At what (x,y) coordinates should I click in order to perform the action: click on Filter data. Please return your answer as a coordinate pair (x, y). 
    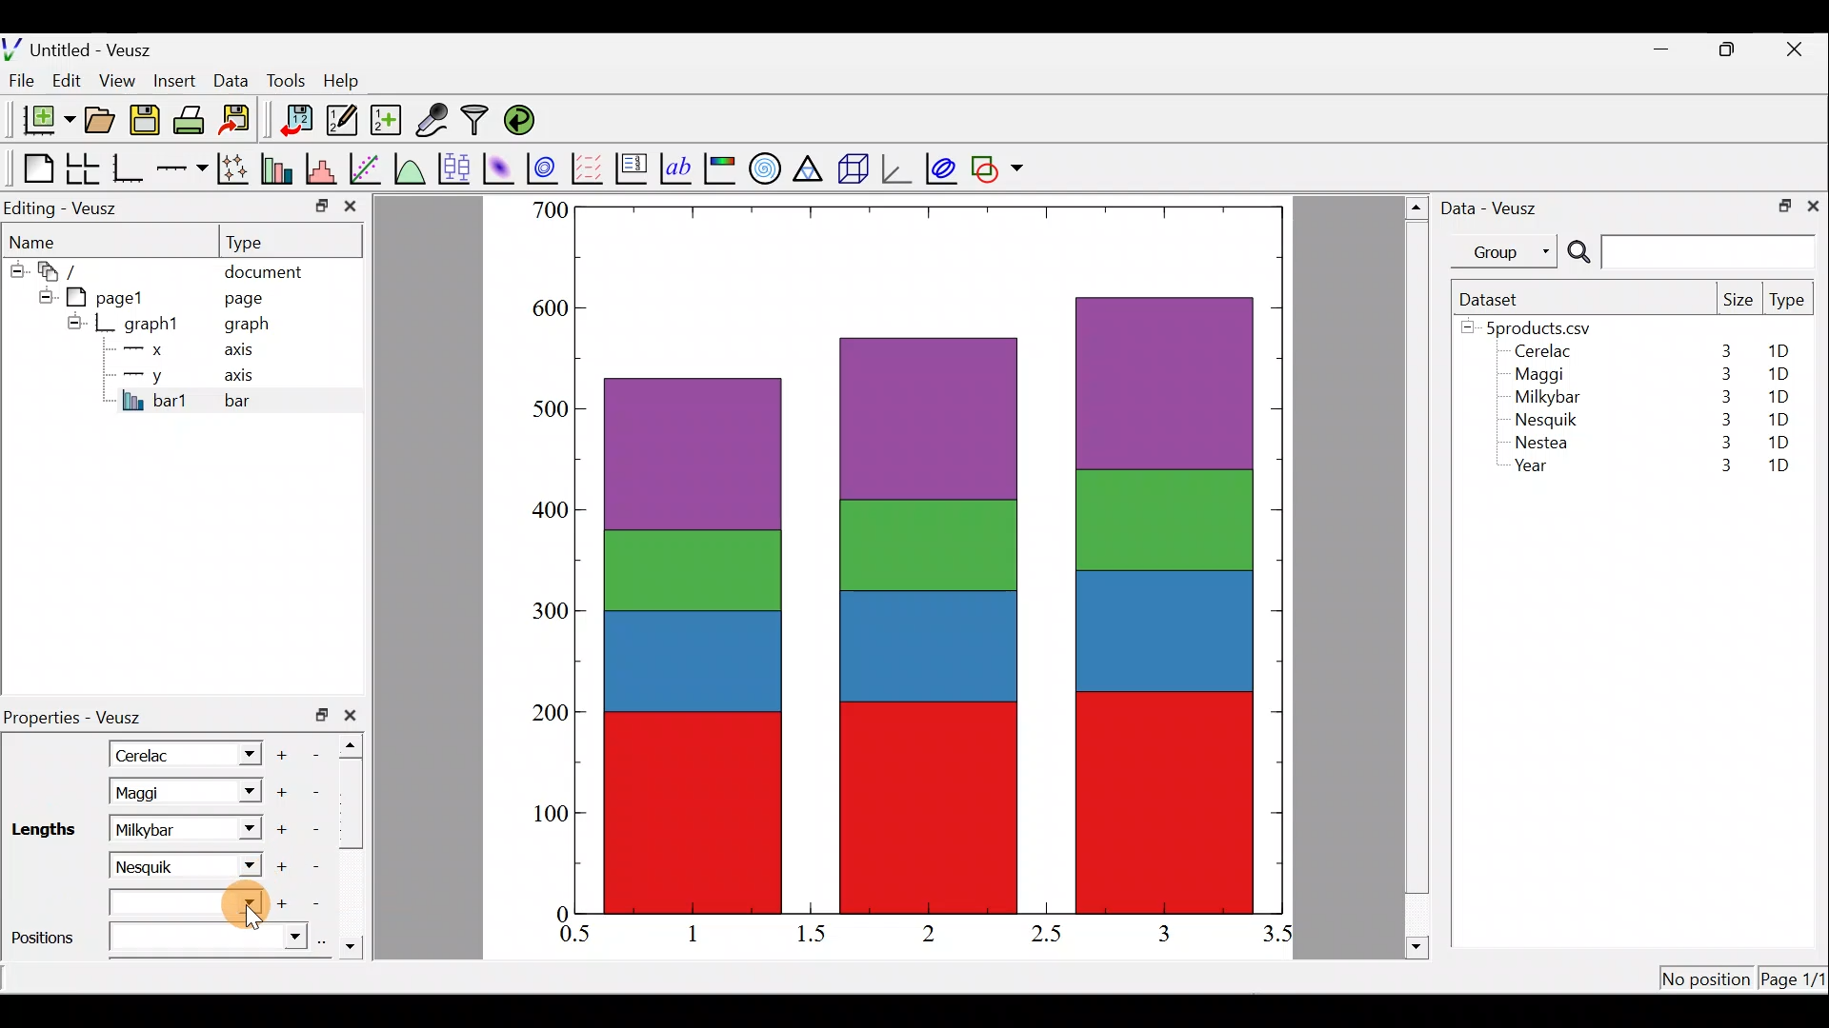
    Looking at the image, I should click on (478, 122).